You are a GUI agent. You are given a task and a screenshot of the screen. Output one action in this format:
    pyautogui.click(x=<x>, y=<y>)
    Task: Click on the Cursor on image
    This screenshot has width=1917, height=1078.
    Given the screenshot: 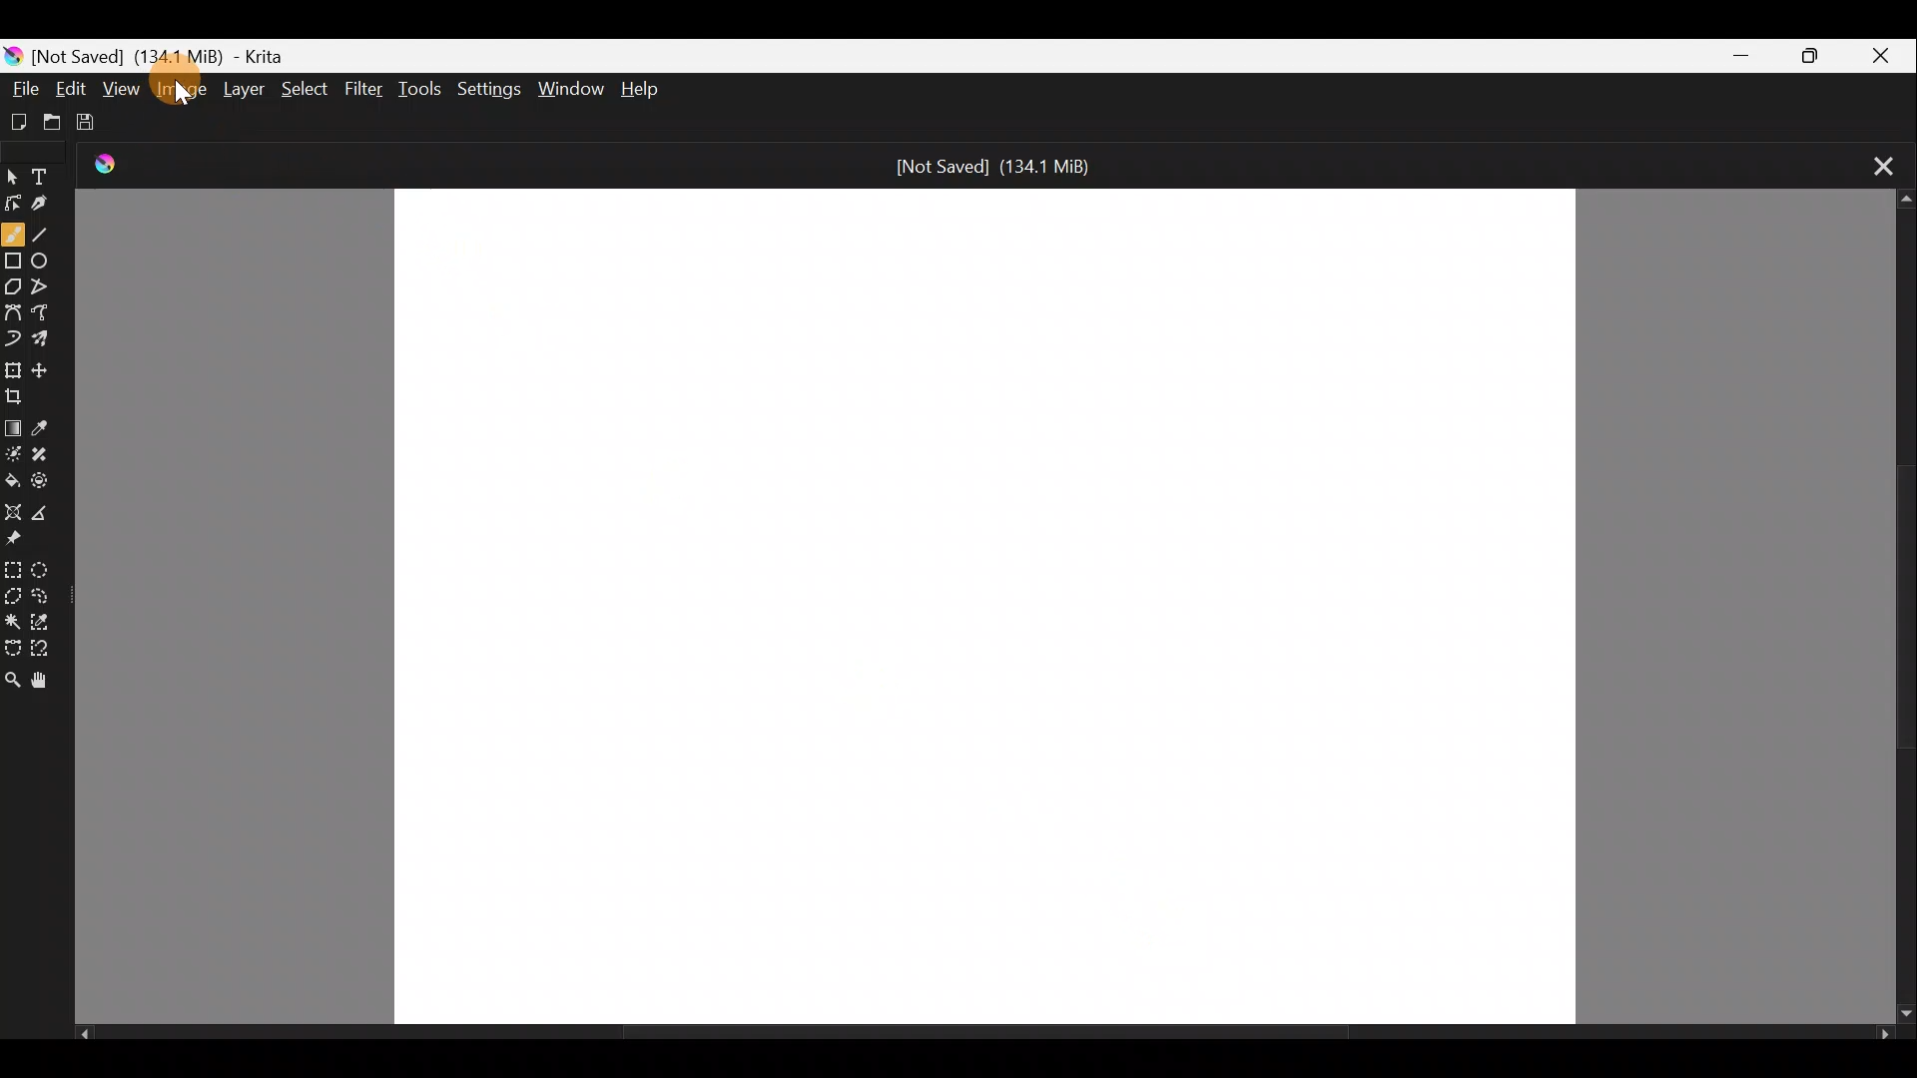 What is the action you would take?
    pyautogui.click(x=187, y=94)
    